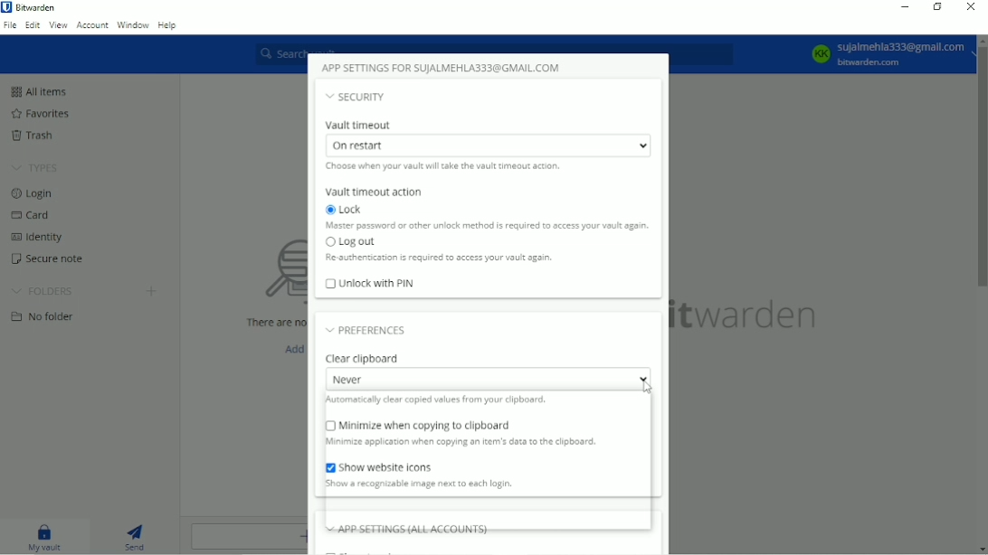 This screenshot has height=555, width=988. I want to click on Lock, so click(489, 217).